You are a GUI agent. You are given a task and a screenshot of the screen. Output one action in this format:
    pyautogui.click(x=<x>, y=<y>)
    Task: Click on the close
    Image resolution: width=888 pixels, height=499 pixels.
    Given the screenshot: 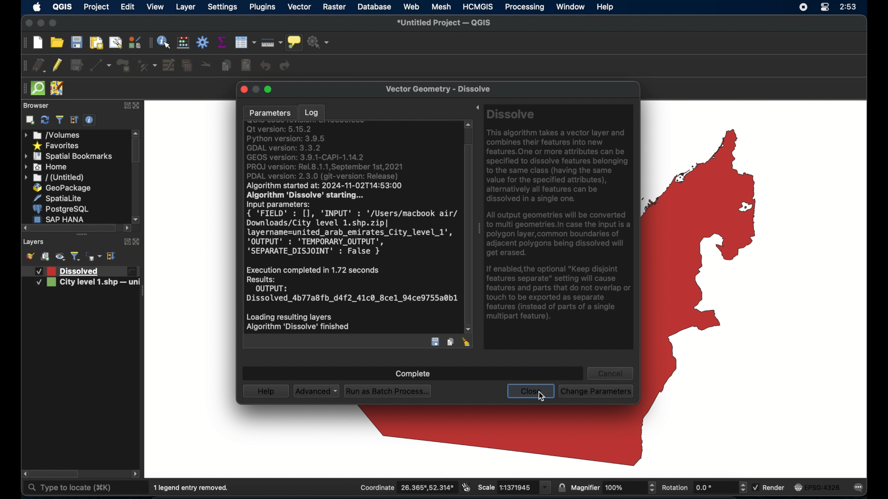 What is the action you would take?
    pyautogui.click(x=137, y=242)
    